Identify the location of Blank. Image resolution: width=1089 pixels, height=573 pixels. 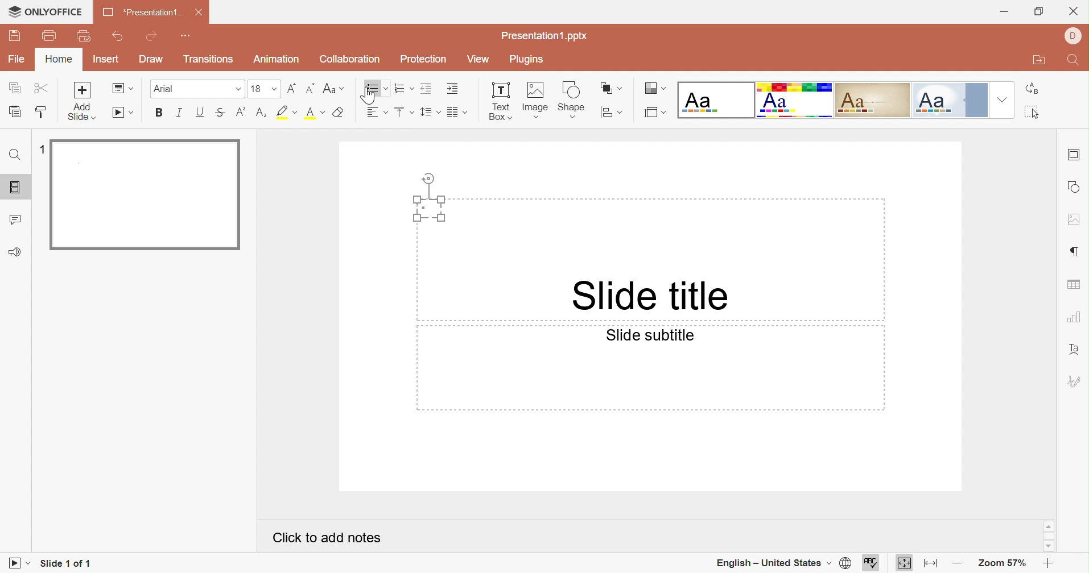
(716, 100).